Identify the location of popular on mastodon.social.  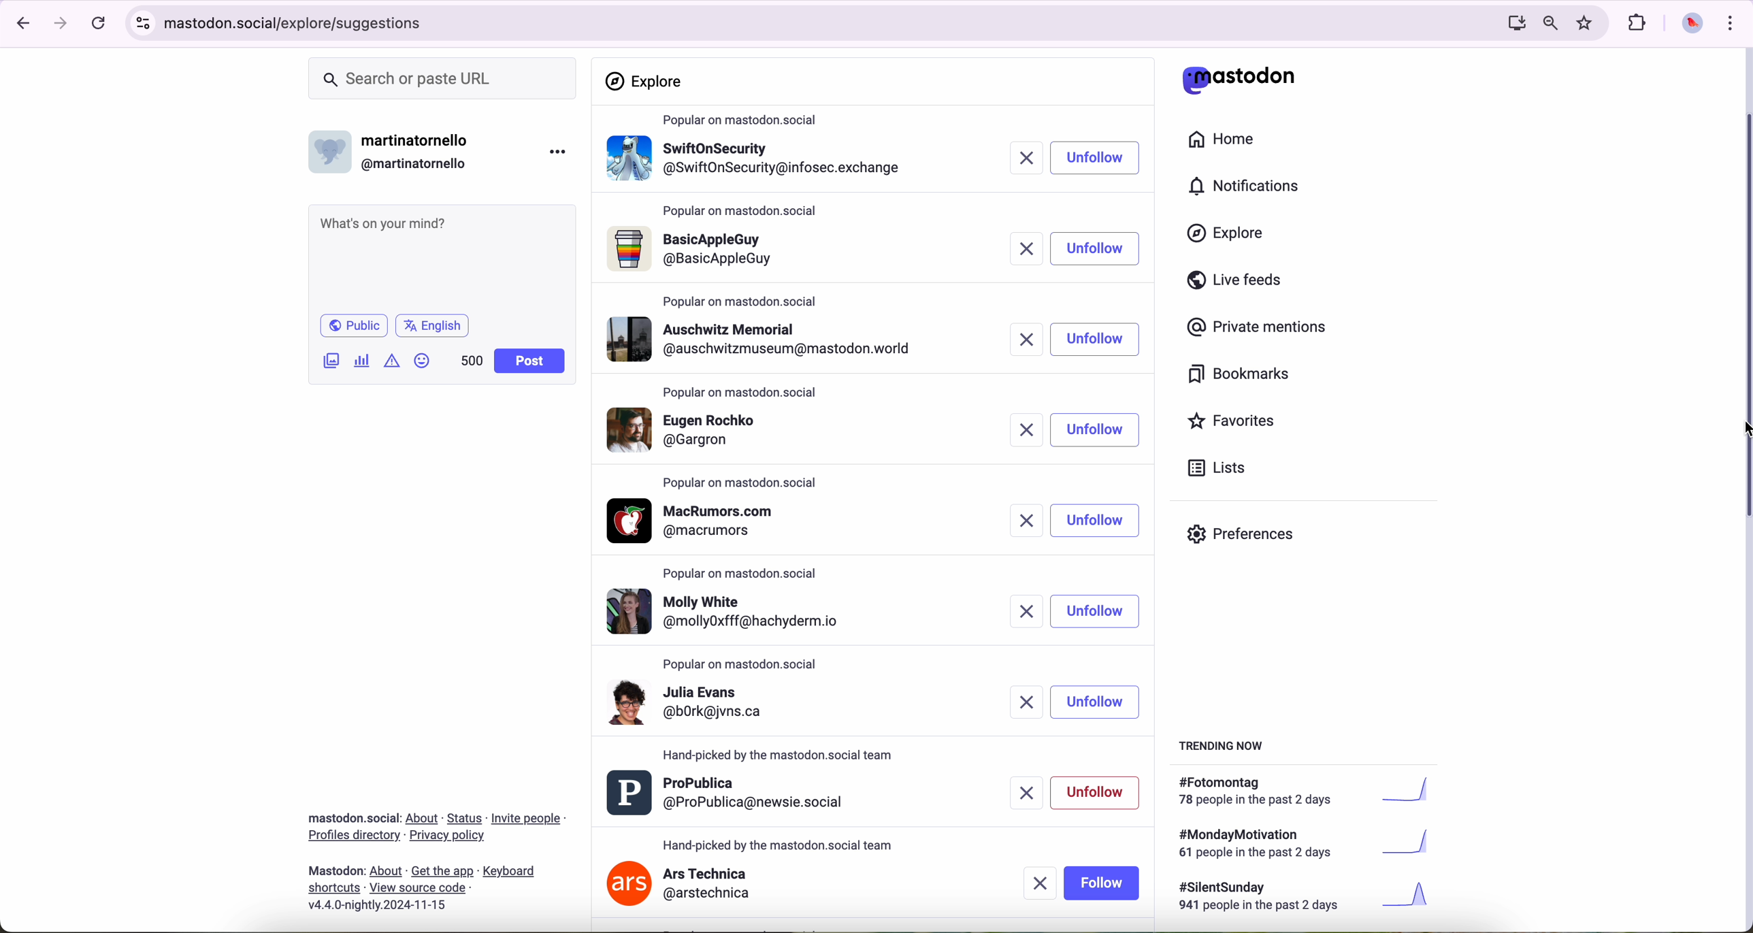
(745, 481).